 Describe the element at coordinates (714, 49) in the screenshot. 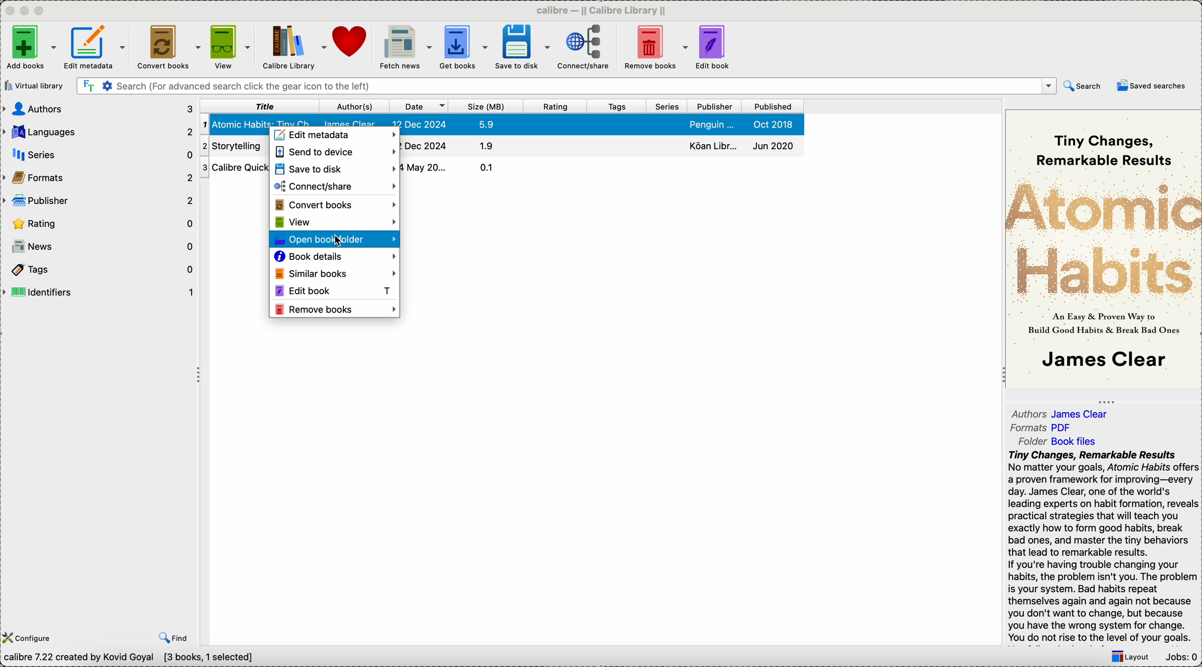

I see `edit book` at that location.